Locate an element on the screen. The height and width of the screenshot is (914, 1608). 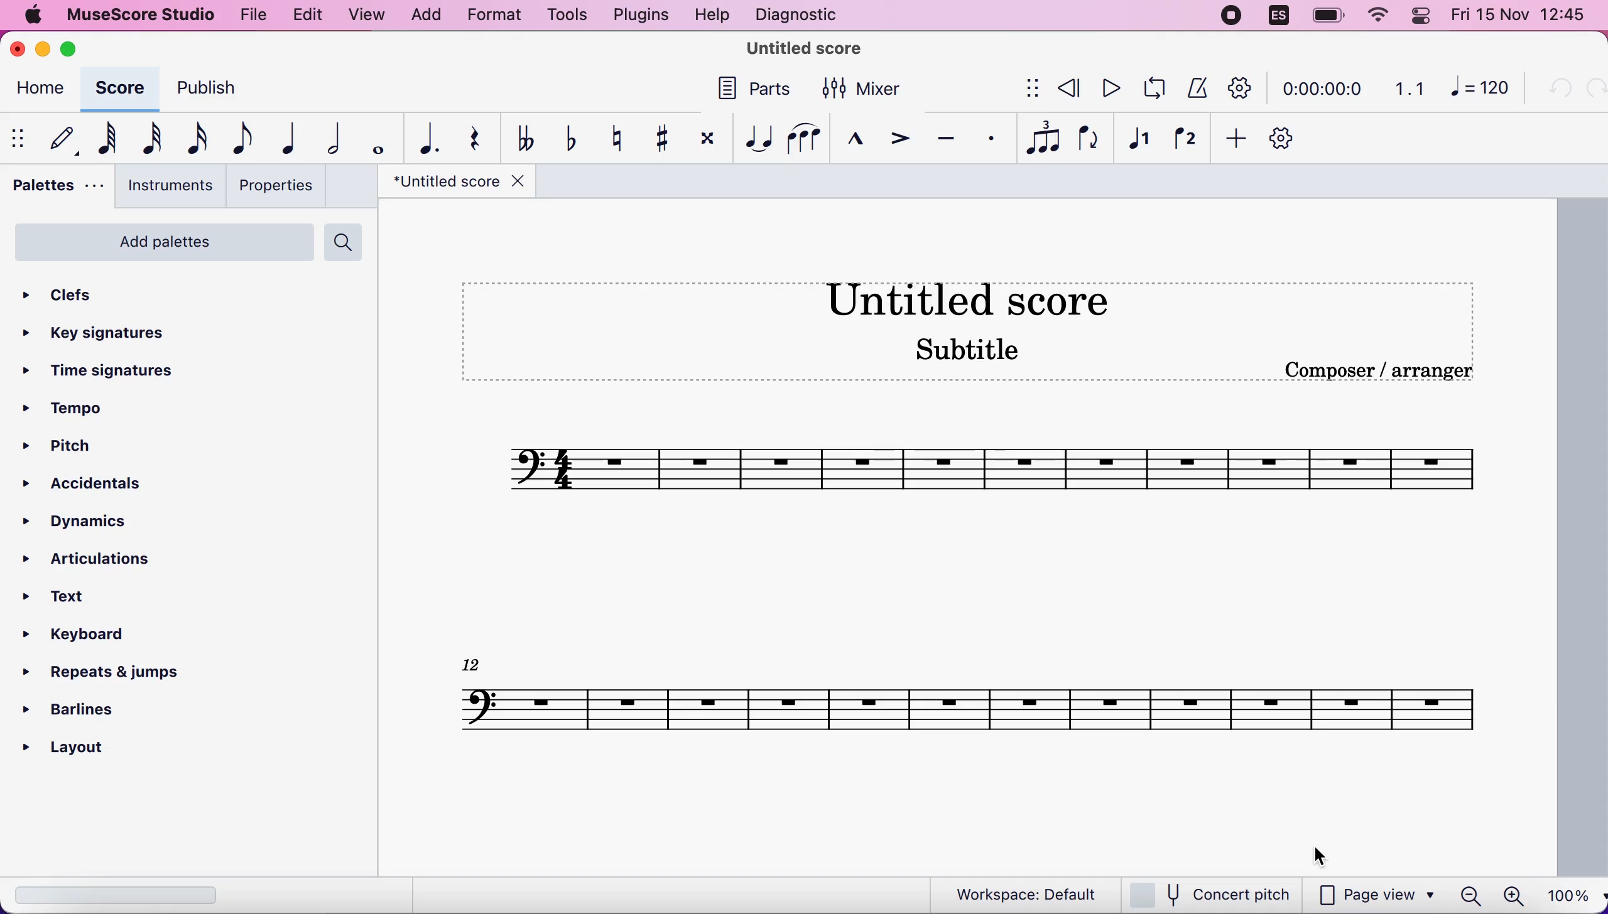
articulations is located at coordinates (89, 556).